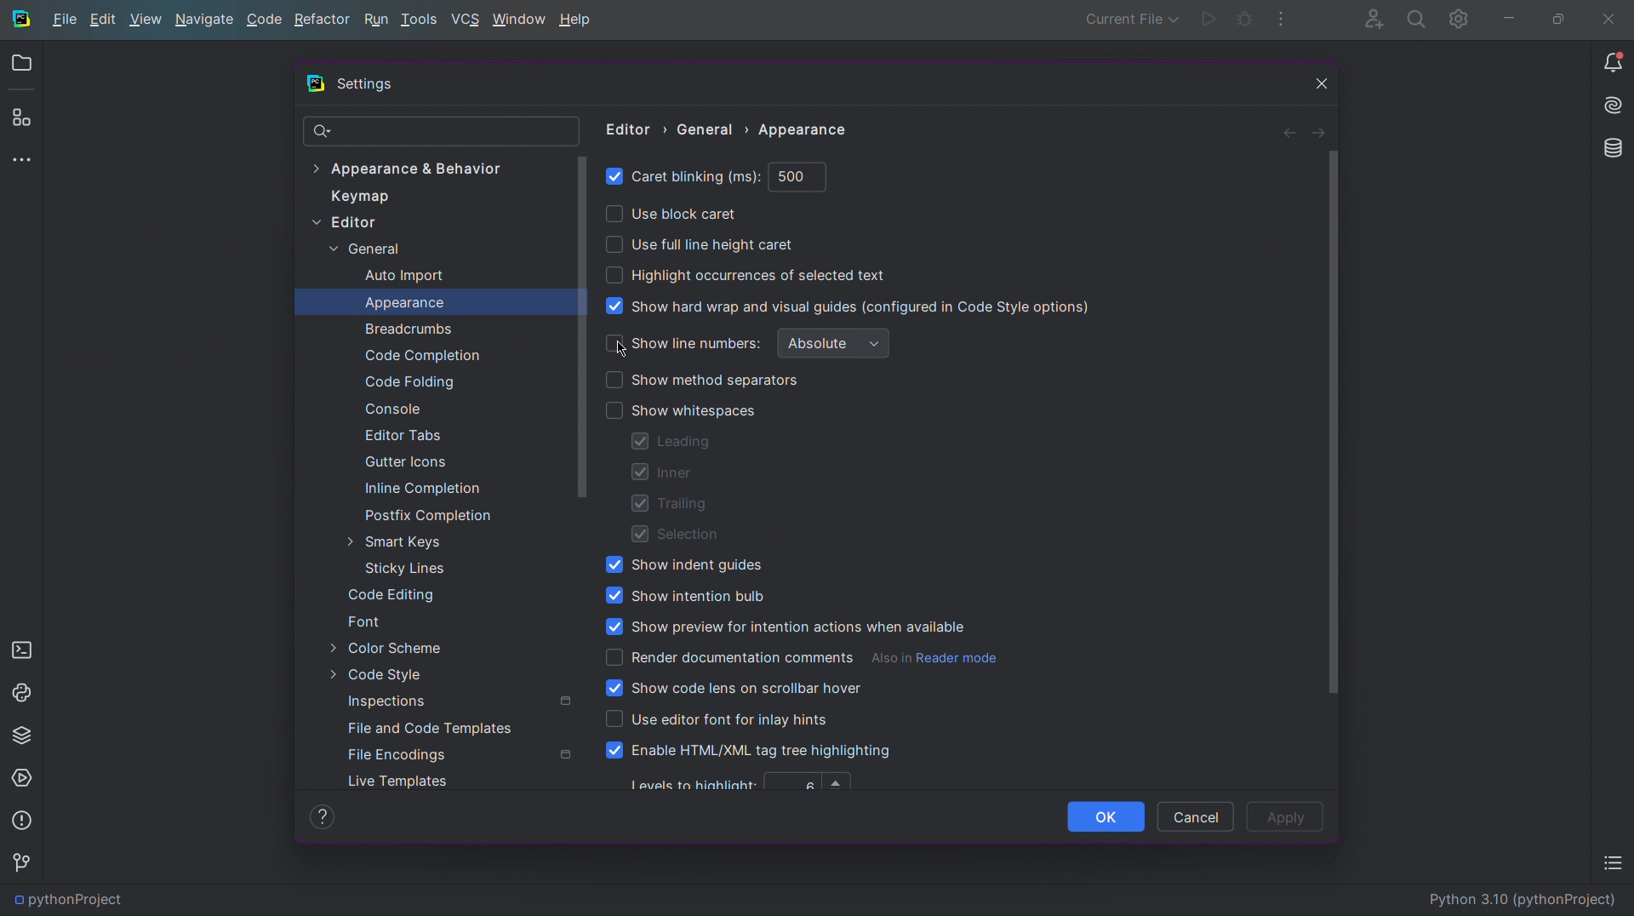  Describe the element at coordinates (406, 329) in the screenshot. I see `Breadcrumbs` at that location.